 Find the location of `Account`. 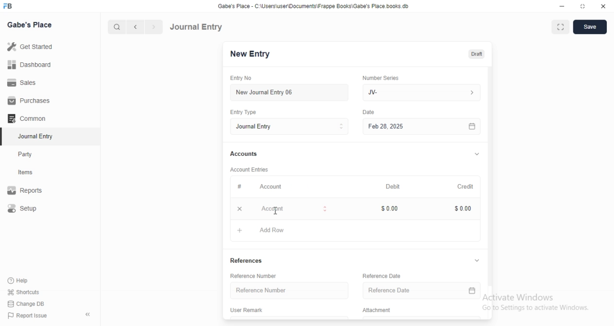

Account is located at coordinates (291, 210).